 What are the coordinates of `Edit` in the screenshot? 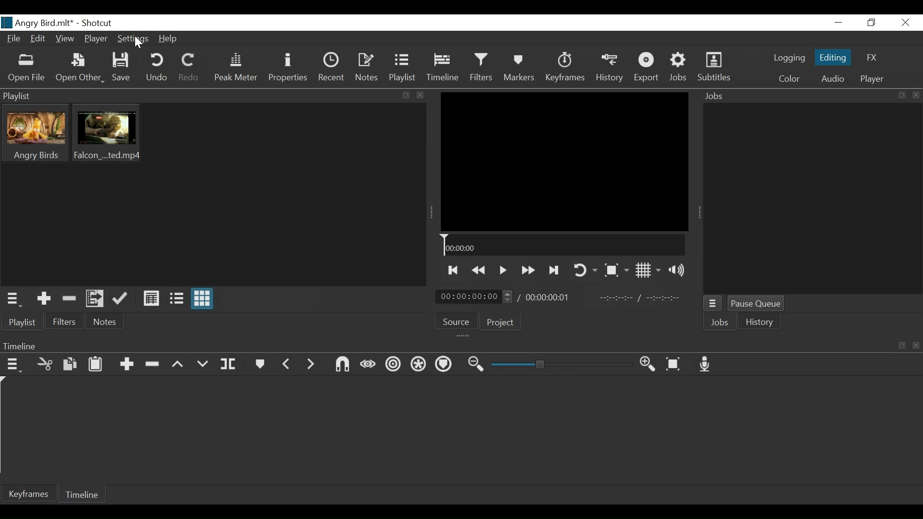 It's located at (38, 38).